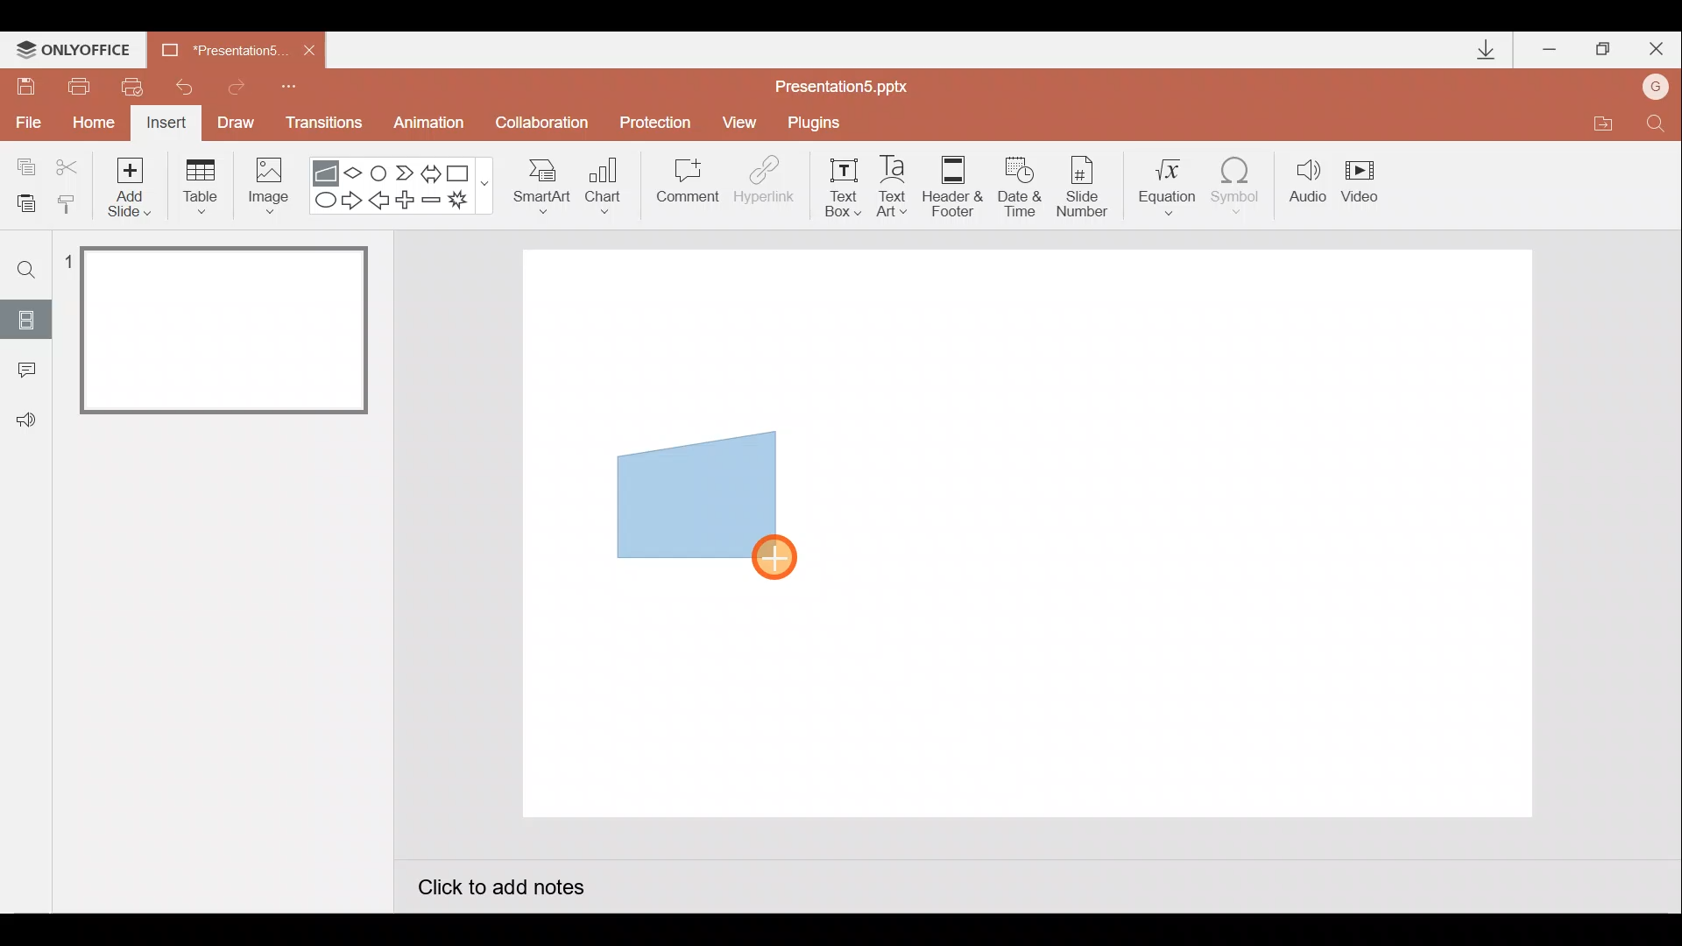 The height and width of the screenshot is (946, 1682). What do you see at coordinates (321, 124) in the screenshot?
I see `Transitions` at bounding box center [321, 124].